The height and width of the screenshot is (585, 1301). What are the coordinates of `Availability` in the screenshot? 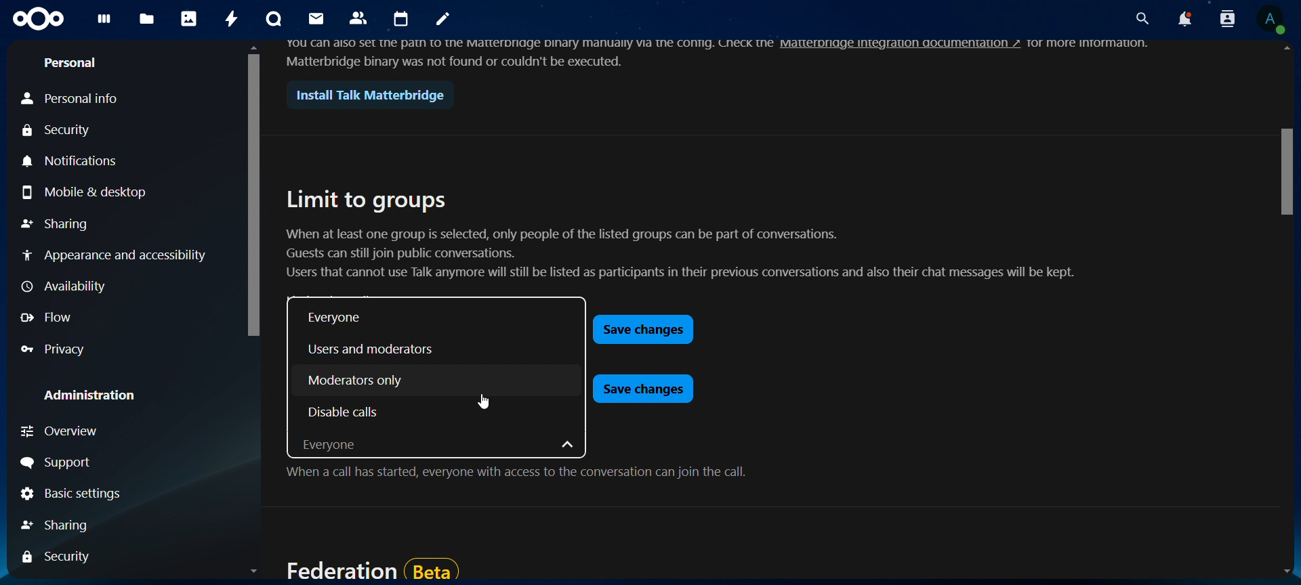 It's located at (63, 286).